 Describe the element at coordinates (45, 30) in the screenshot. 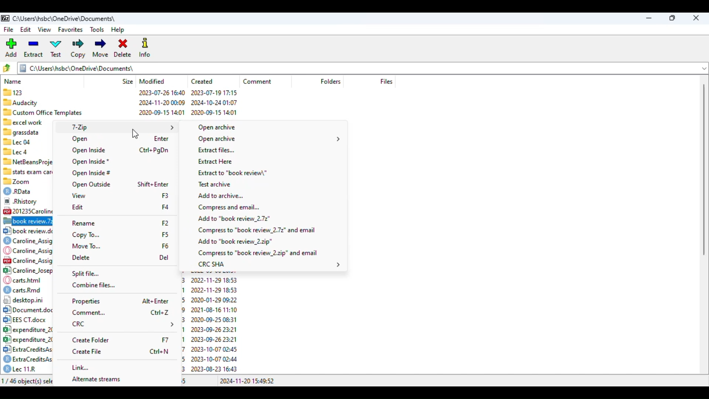

I see `view` at that location.